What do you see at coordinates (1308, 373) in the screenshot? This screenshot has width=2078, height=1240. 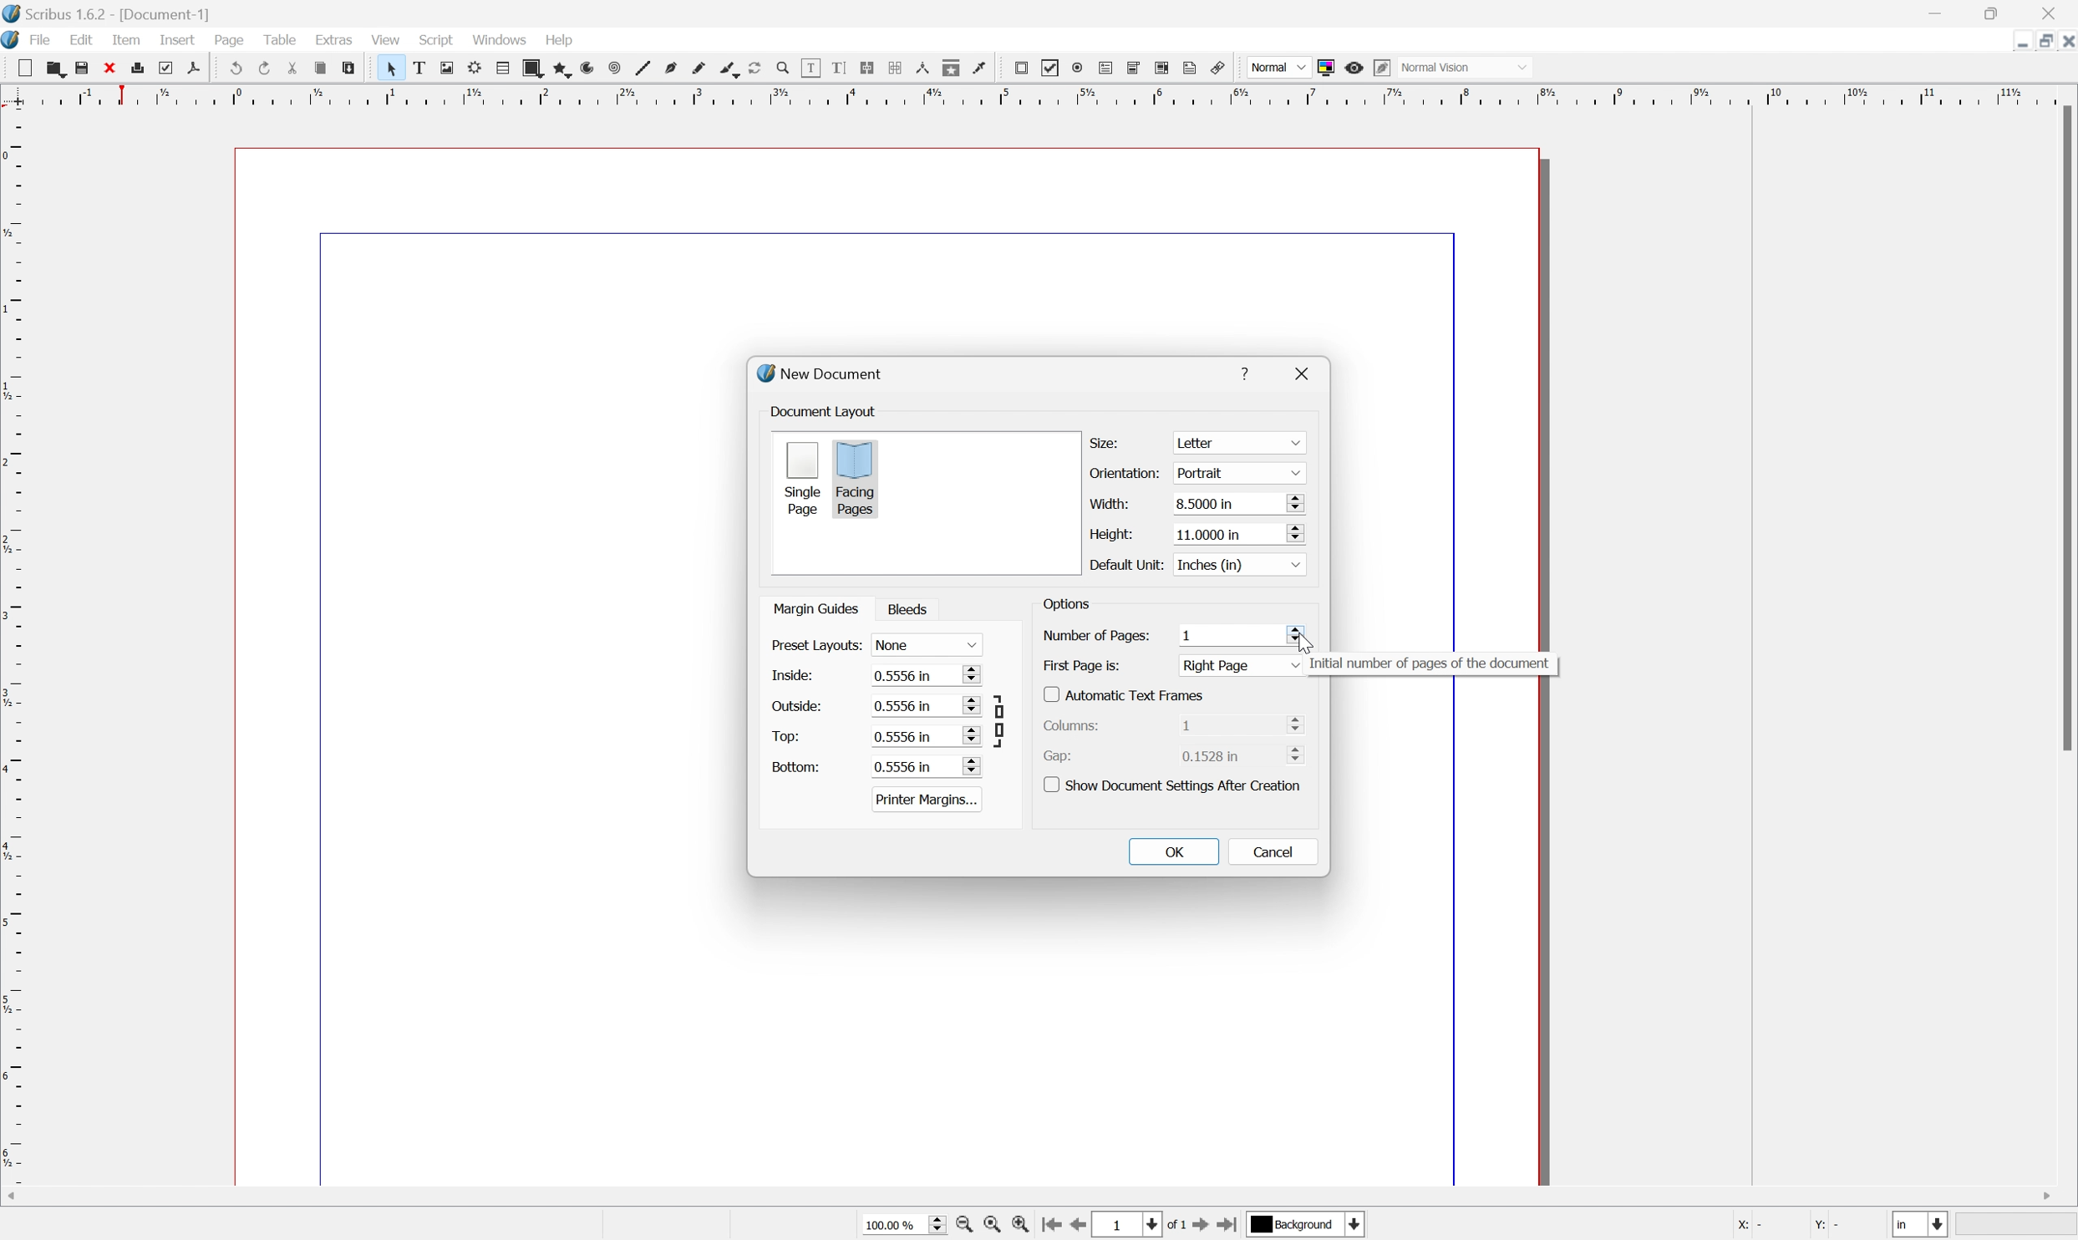 I see `close` at bounding box center [1308, 373].